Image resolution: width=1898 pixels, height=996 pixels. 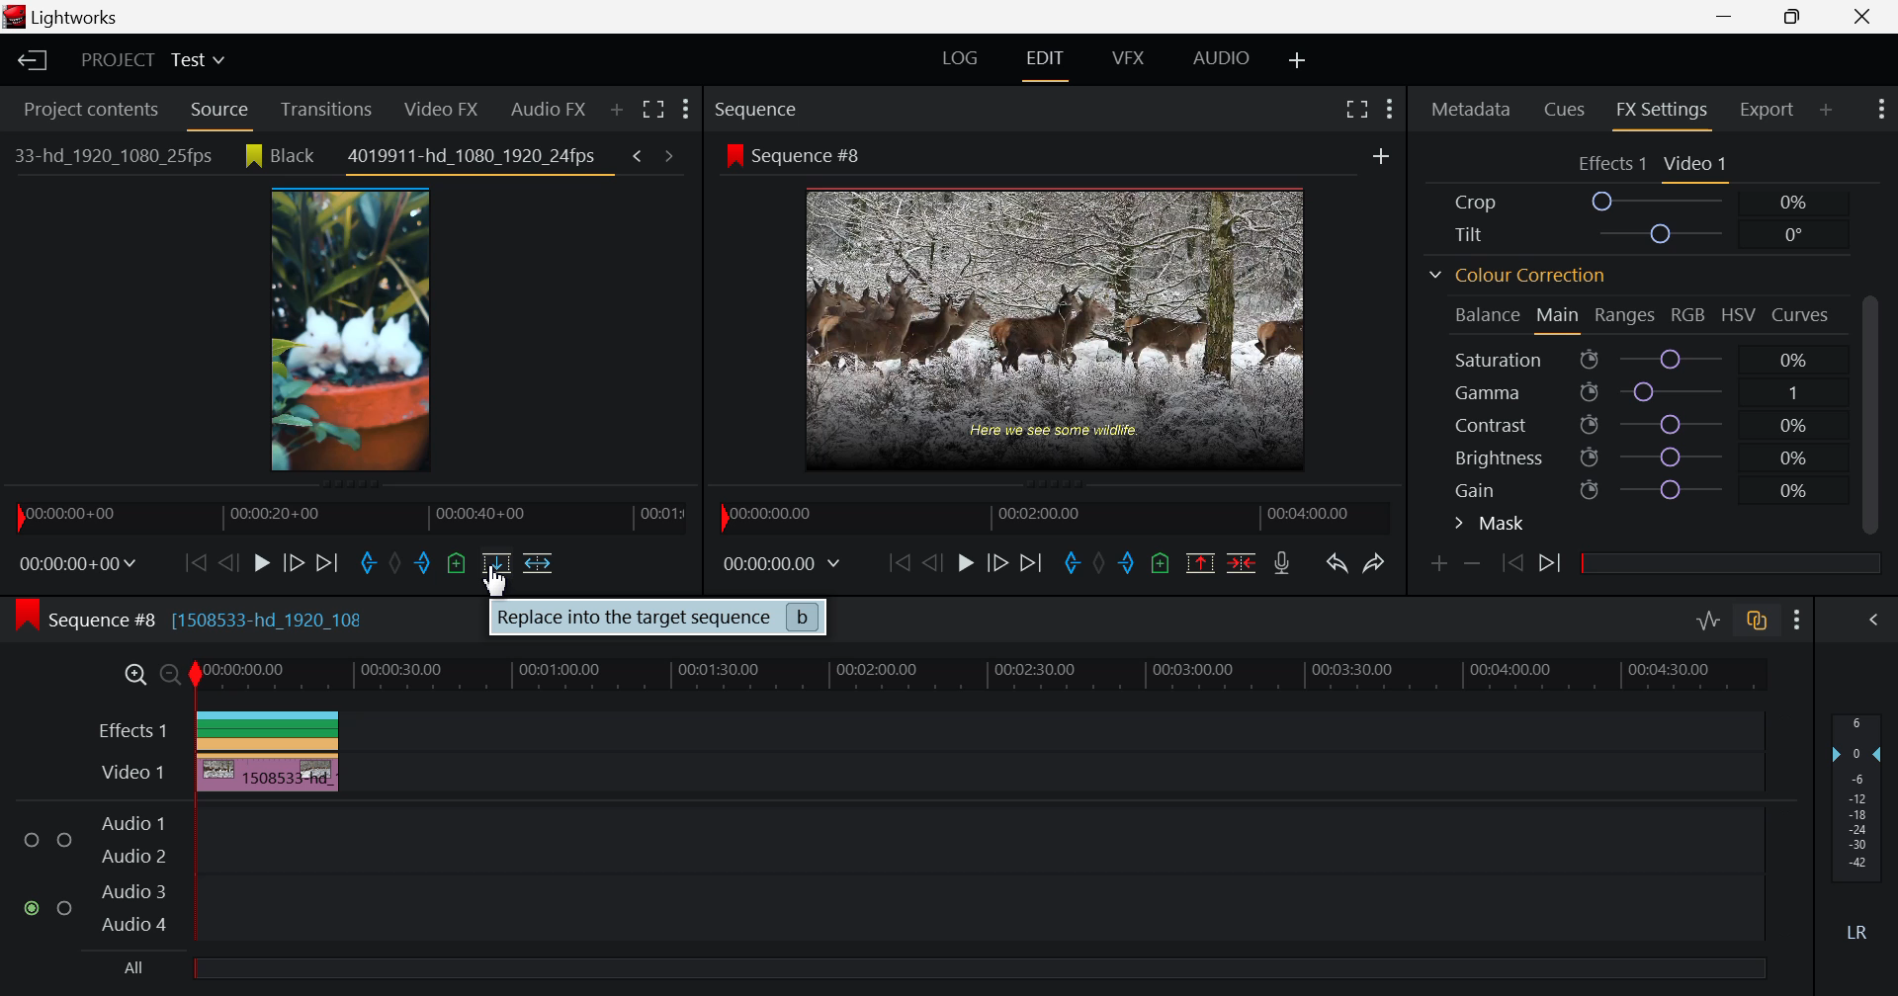 What do you see at coordinates (398, 565) in the screenshot?
I see `Remove all marks` at bounding box center [398, 565].